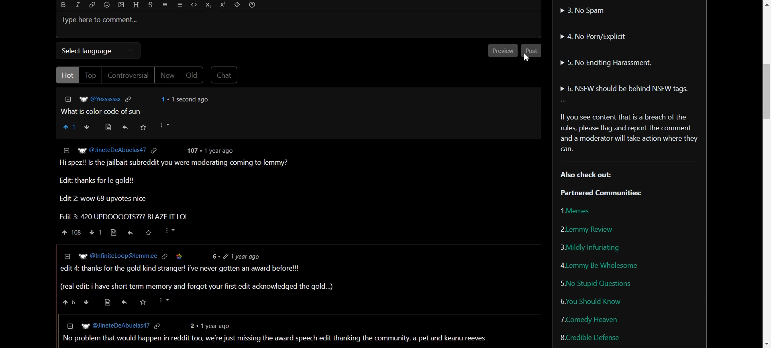 The width and height of the screenshot is (771, 348). What do you see at coordinates (168, 75) in the screenshot?
I see `New` at bounding box center [168, 75].